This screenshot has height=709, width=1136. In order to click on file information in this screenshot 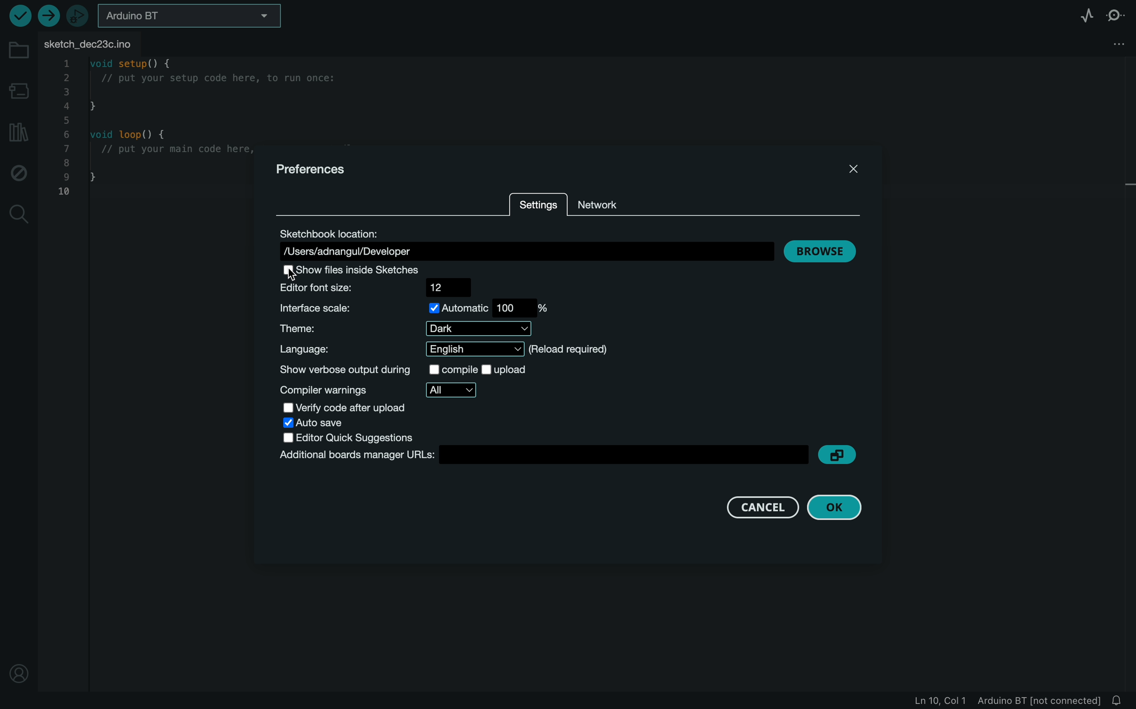, I will do `click(1005, 700)`.